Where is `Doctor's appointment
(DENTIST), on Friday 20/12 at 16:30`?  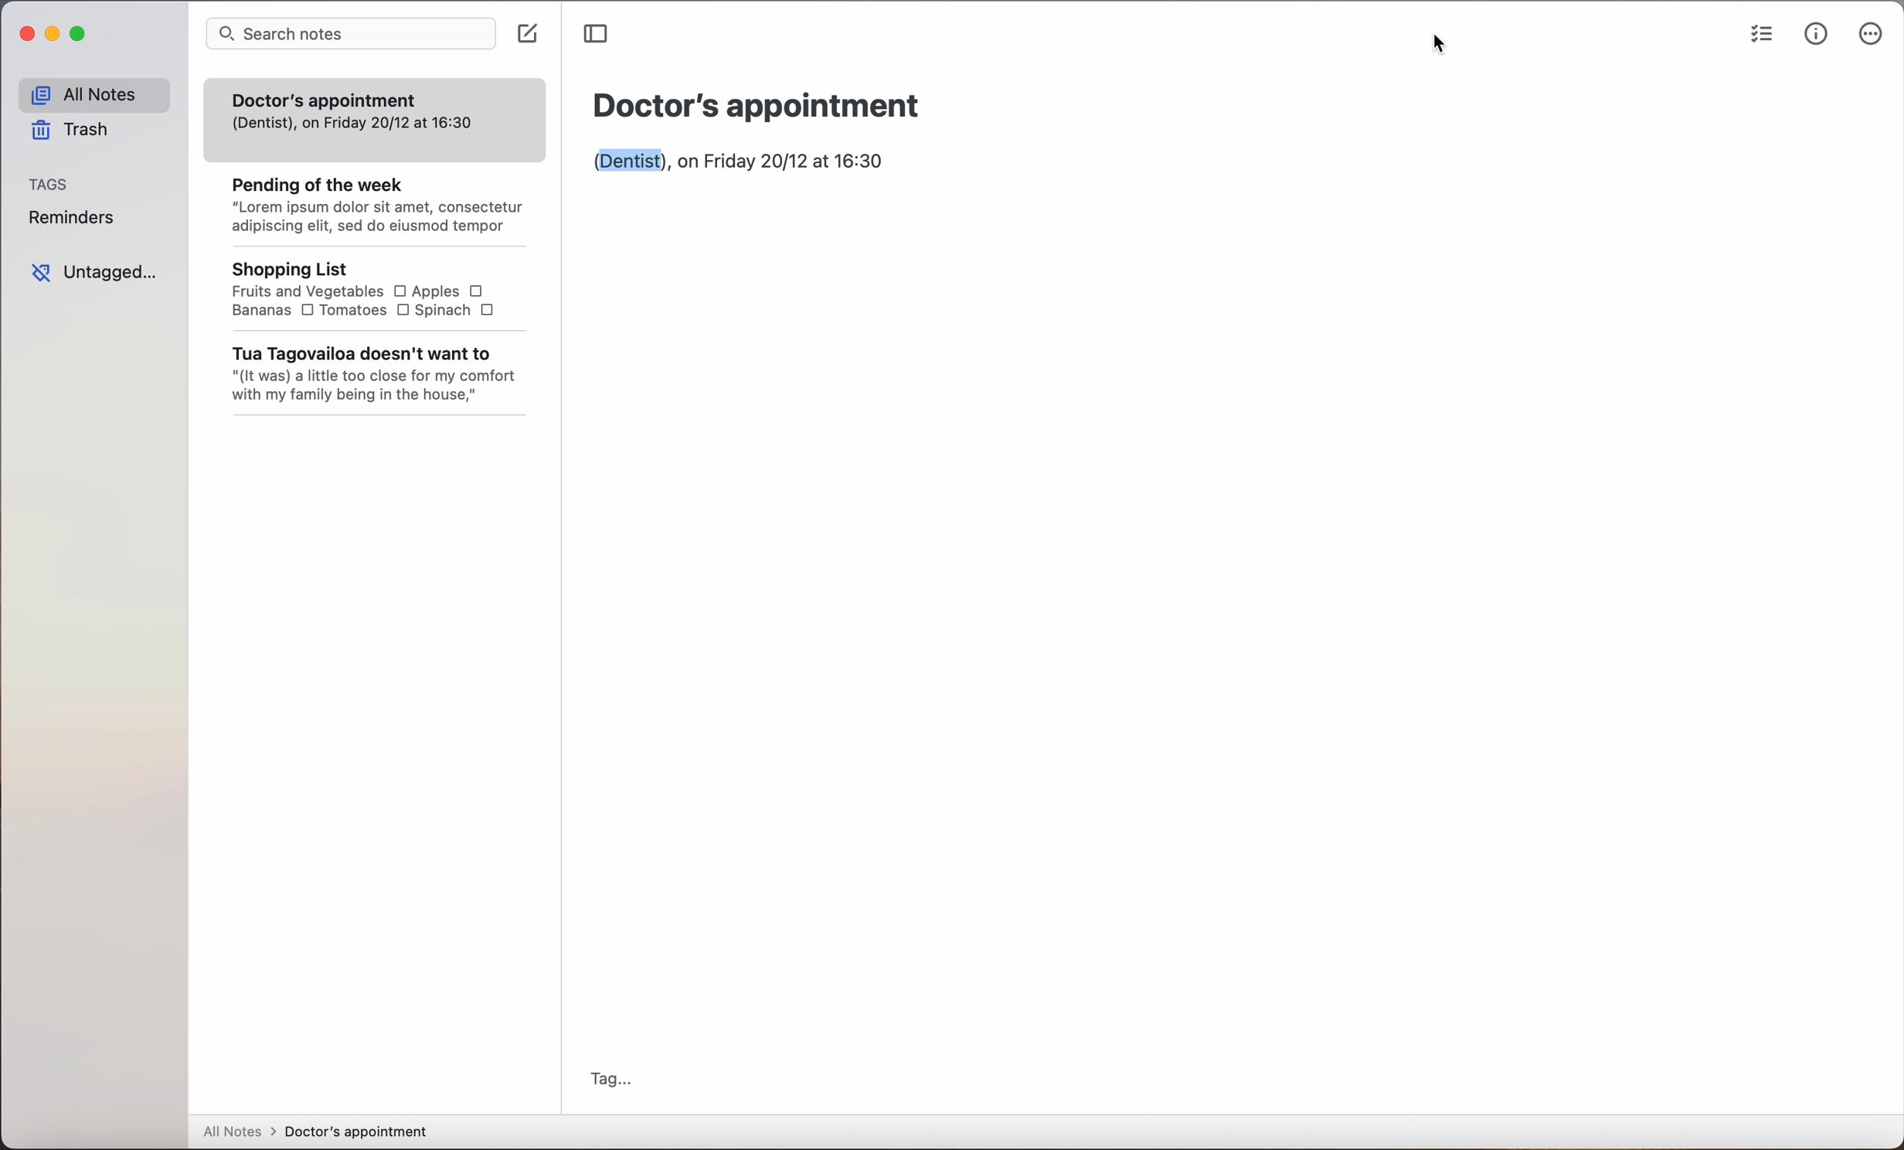 Doctor's appointment
(DENTIST), on Friday 20/12 at 16:30 is located at coordinates (359, 109).